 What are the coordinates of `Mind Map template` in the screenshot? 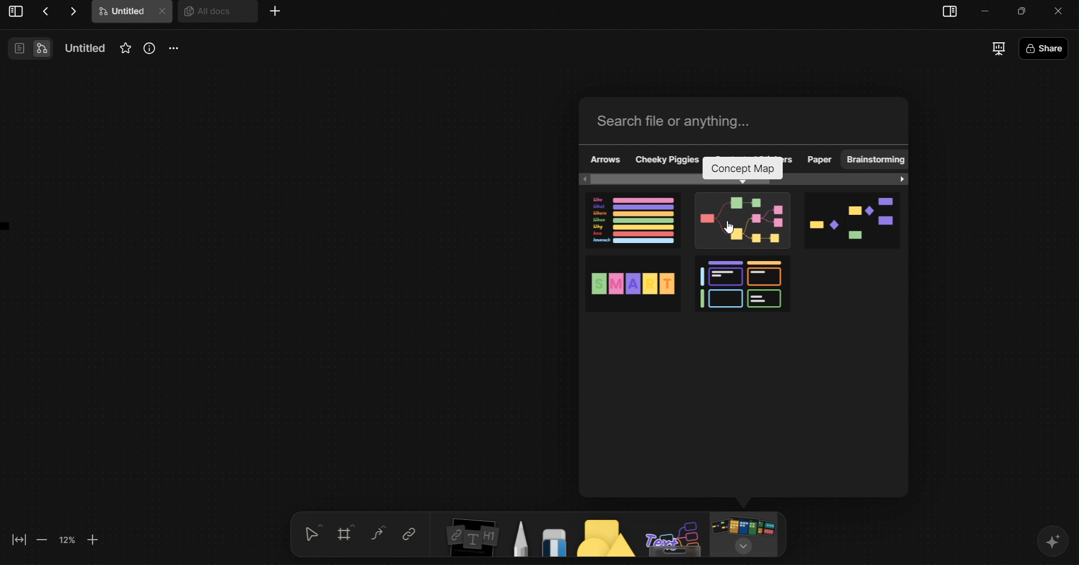 It's located at (743, 223).